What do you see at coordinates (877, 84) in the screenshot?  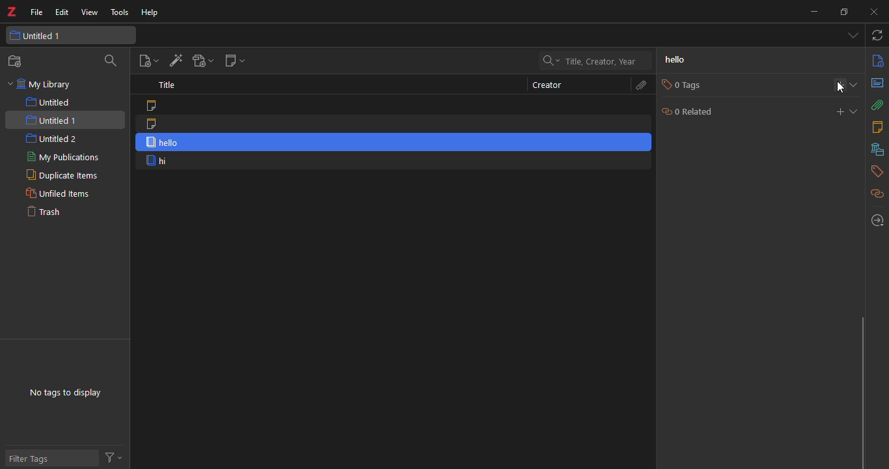 I see `abstract` at bounding box center [877, 84].